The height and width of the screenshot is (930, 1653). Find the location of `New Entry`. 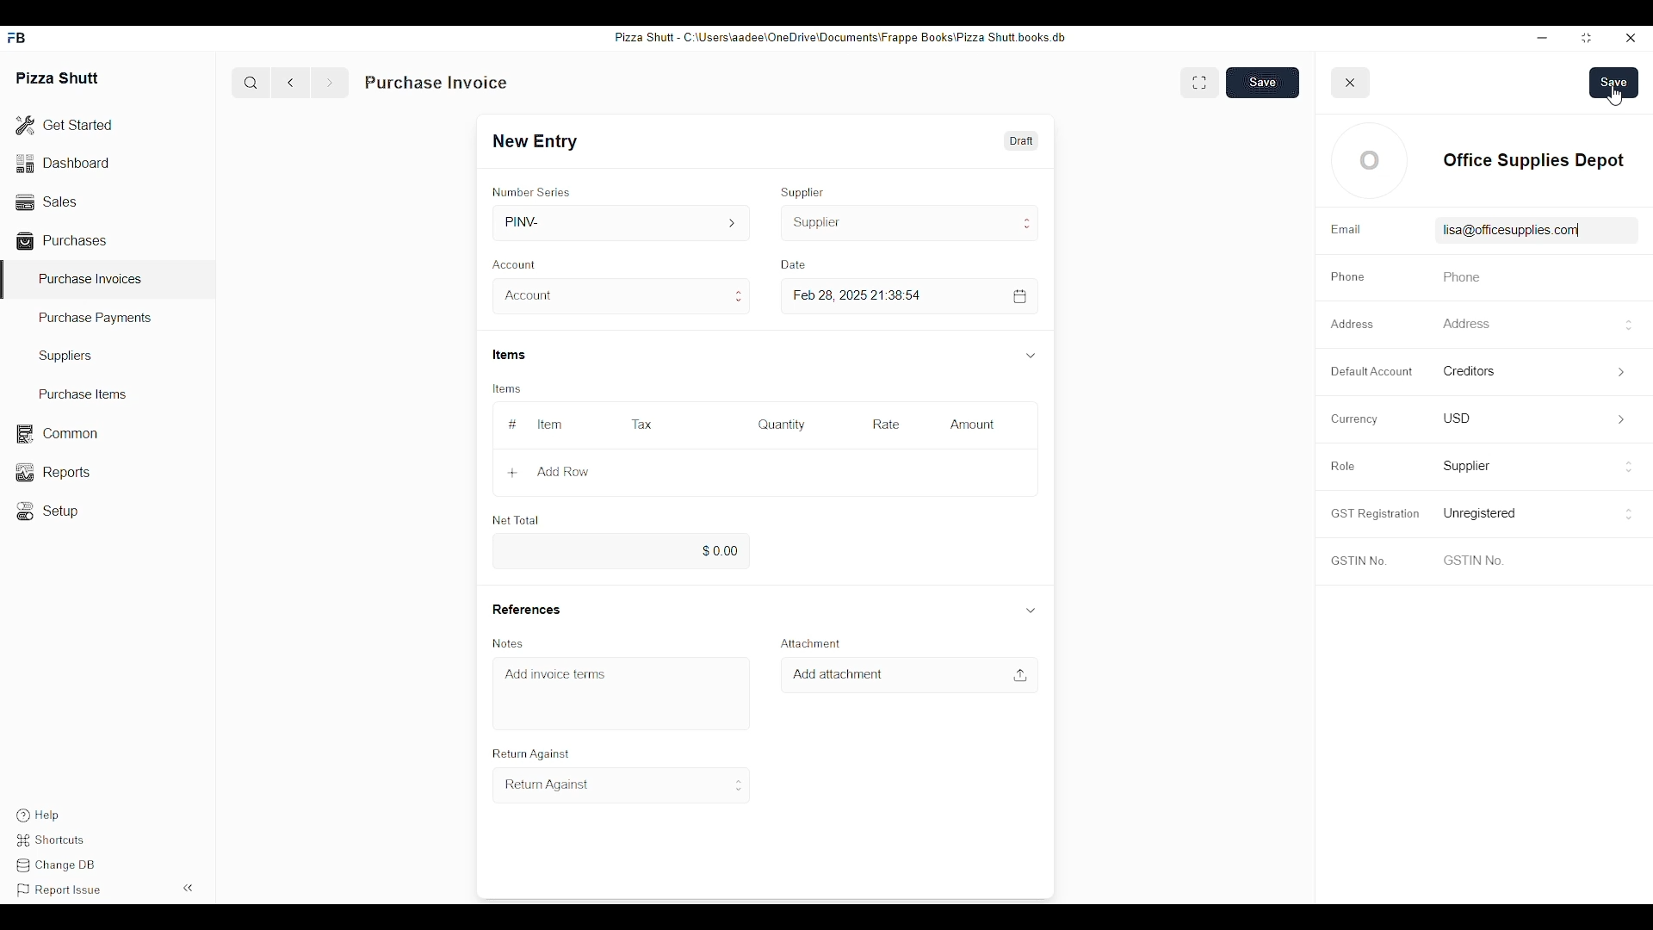

New Entry is located at coordinates (541, 141).